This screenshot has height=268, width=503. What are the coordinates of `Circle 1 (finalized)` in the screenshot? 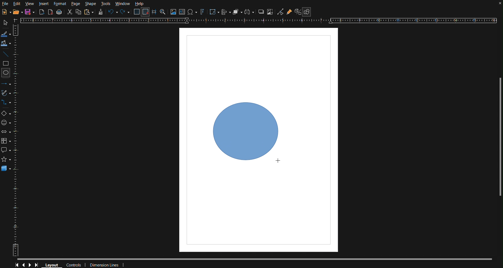 It's located at (244, 131).